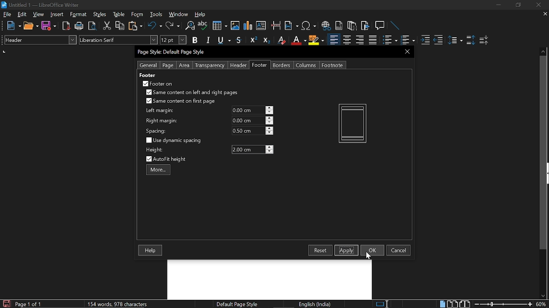  I want to click on Apply, so click(347, 250).